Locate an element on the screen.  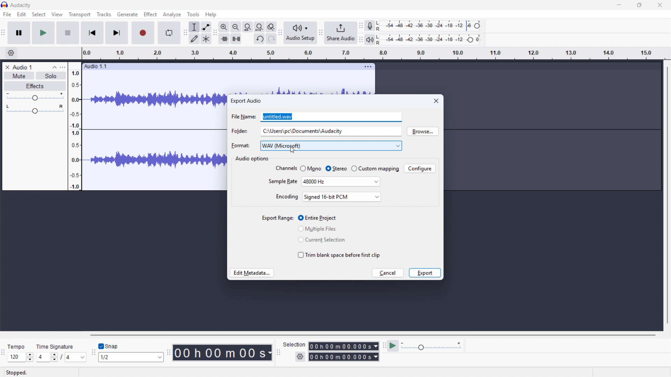
Skip to last  is located at coordinates (117, 33).